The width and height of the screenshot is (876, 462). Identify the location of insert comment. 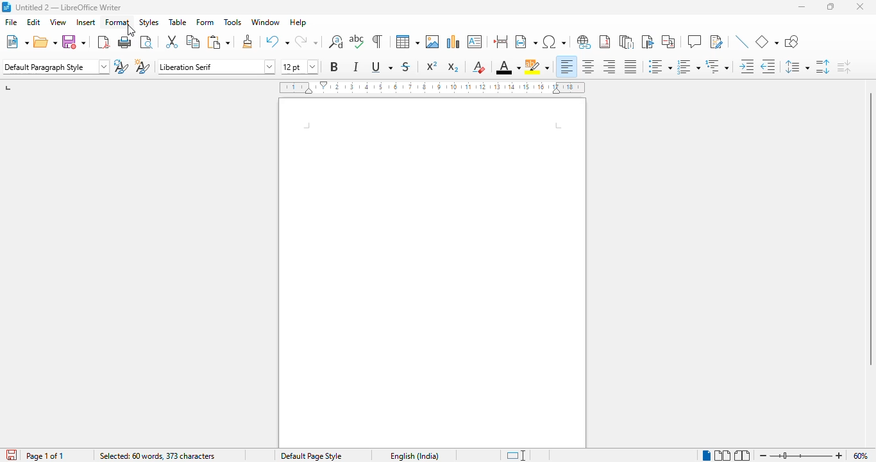
(695, 41).